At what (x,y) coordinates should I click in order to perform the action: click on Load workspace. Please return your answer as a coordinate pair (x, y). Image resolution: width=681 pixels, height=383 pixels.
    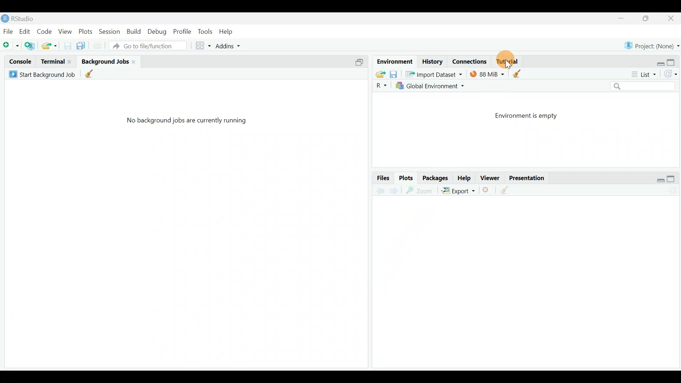
    Looking at the image, I should click on (379, 74).